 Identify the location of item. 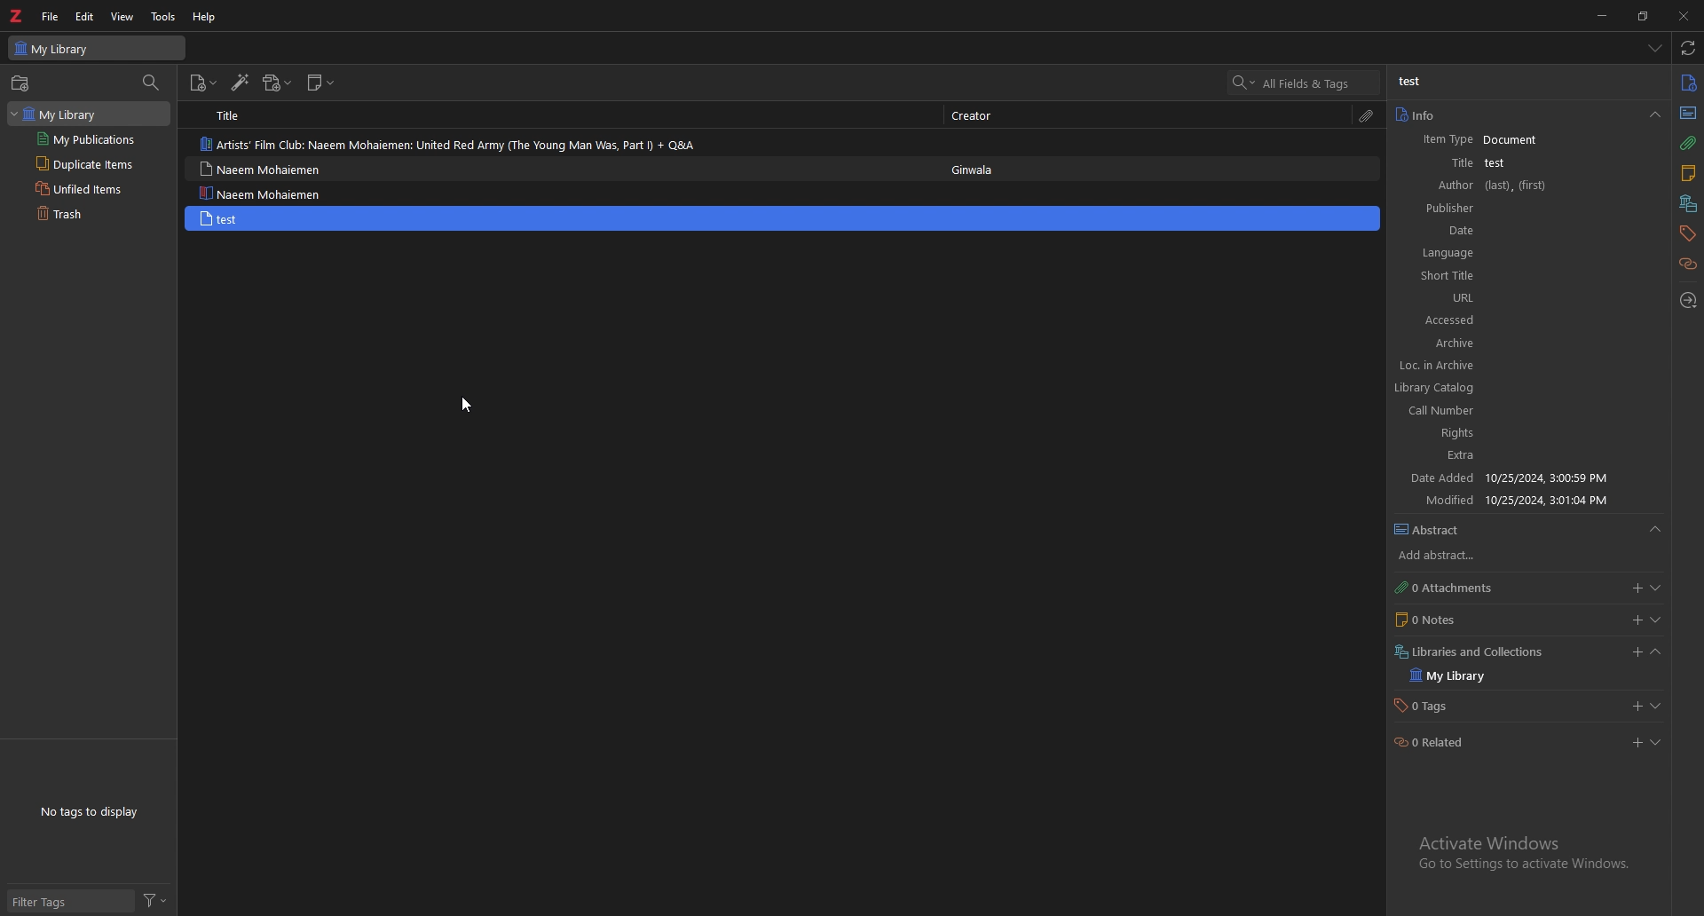
(559, 170).